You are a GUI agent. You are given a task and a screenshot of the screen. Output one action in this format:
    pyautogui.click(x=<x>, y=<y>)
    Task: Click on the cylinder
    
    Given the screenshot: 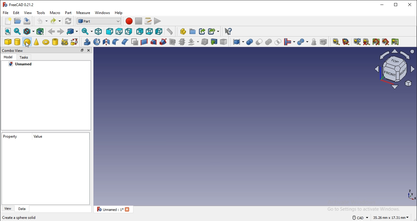 What is the action you would take?
    pyautogui.click(x=17, y=42)
    